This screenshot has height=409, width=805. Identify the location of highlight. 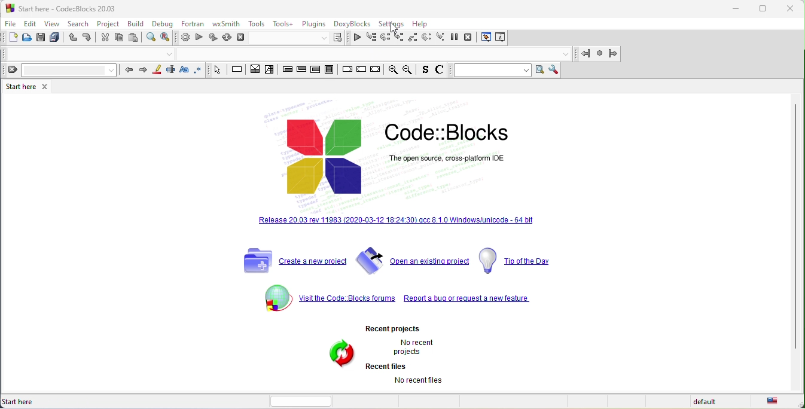
(160, 71).